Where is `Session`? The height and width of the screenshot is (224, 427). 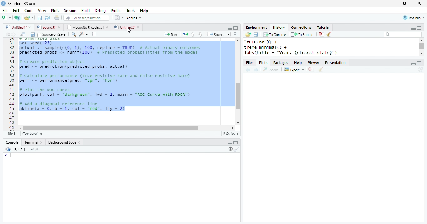 Session is located at coordinates (70, 11).